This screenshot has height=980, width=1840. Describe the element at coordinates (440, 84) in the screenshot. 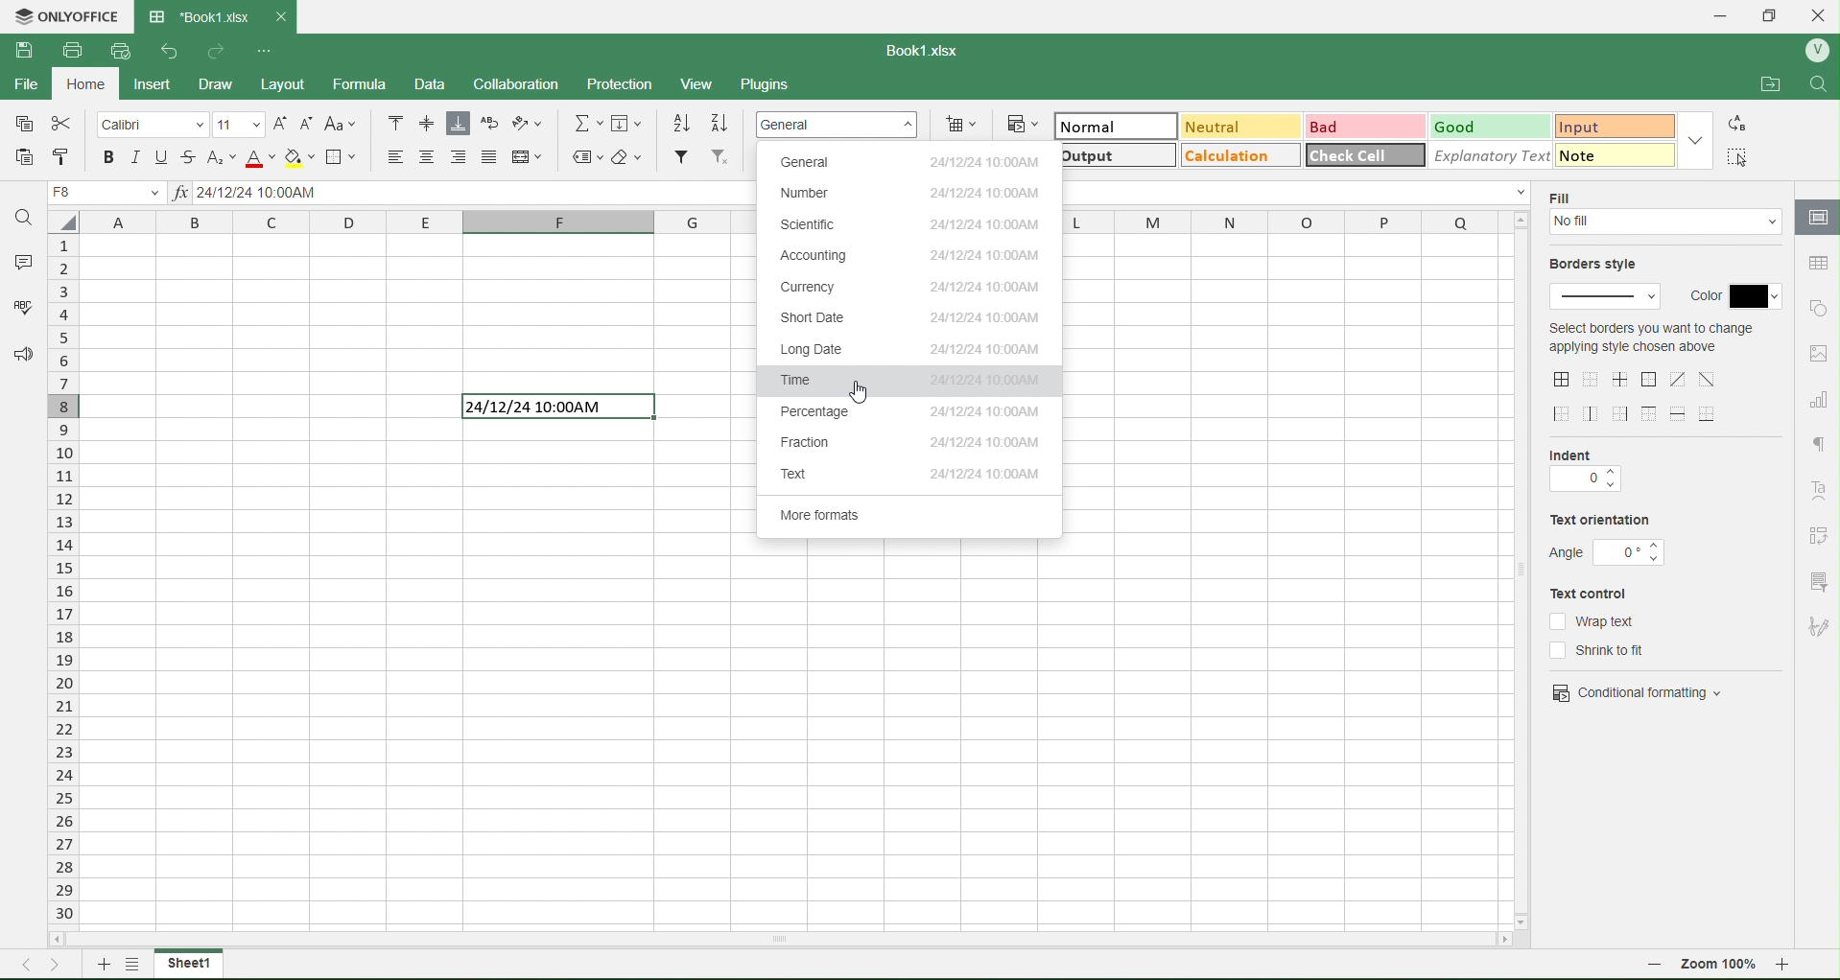

I see `Data` at that location.